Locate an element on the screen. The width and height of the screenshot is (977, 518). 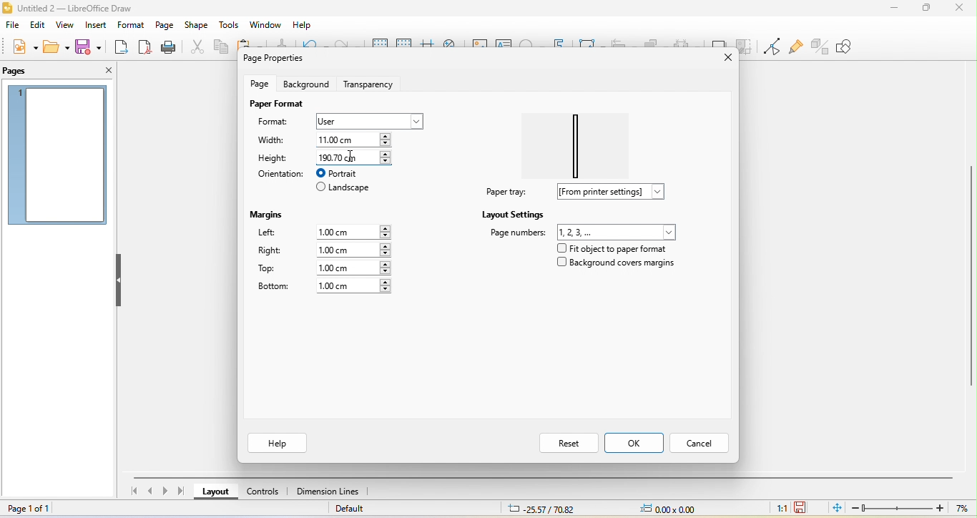
help is located at coordinates (279, 443).